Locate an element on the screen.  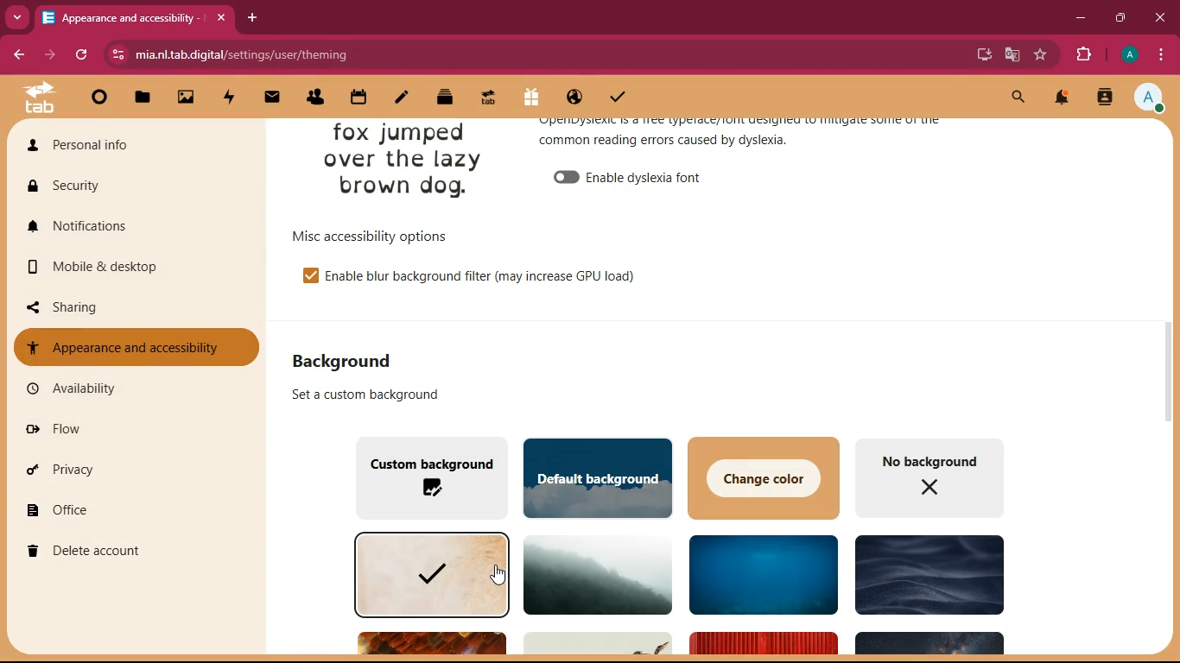
notifications is located at coordinates (125, 224).